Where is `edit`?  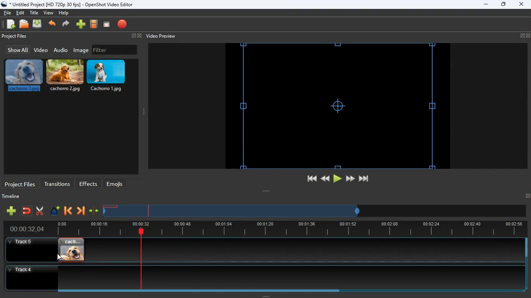
edit is located at coordinates (21, 13).